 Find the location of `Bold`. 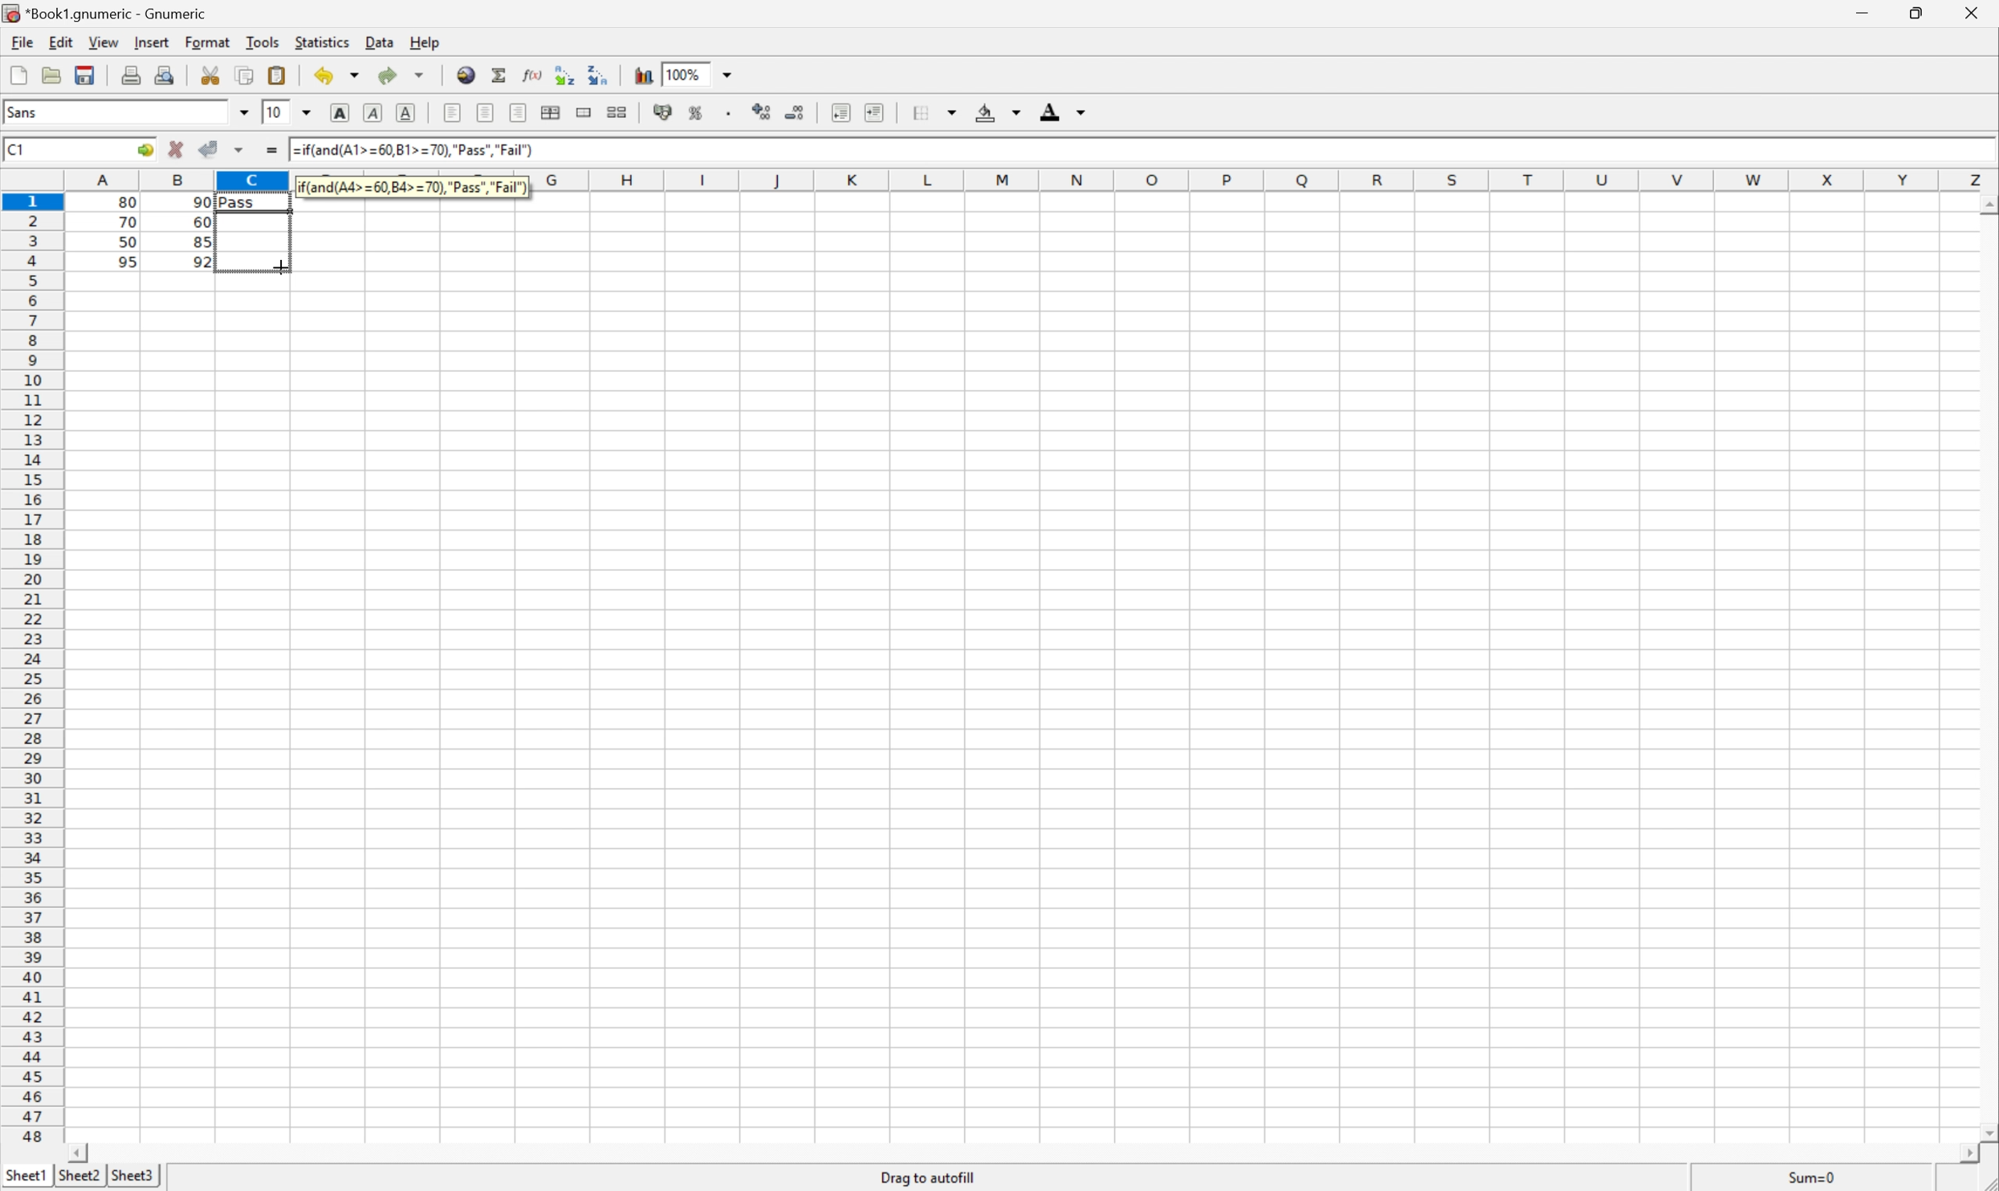

Bold is located at coordinates (340, 111).